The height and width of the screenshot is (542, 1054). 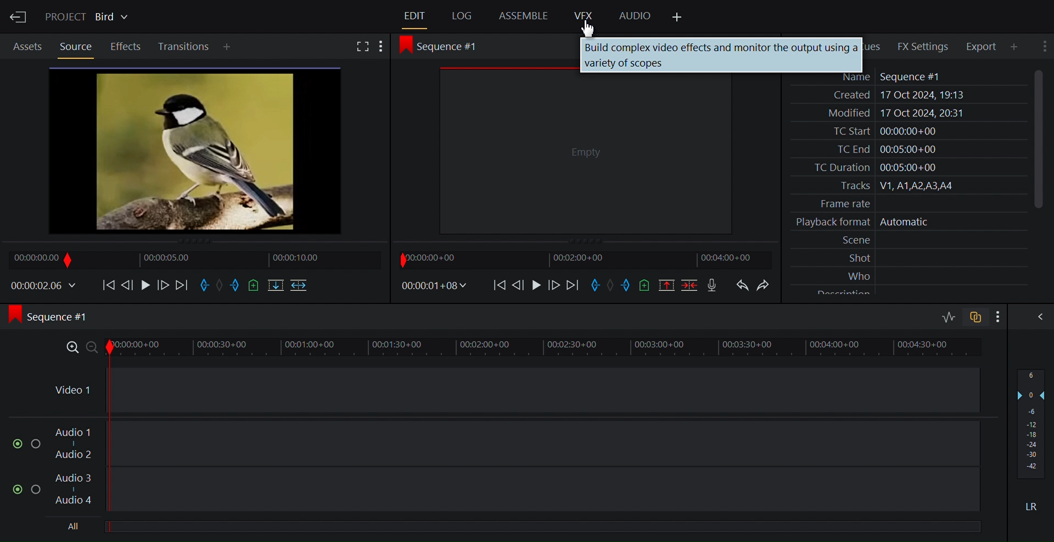 I want to click on Move forward, so click(x=574, y=285).